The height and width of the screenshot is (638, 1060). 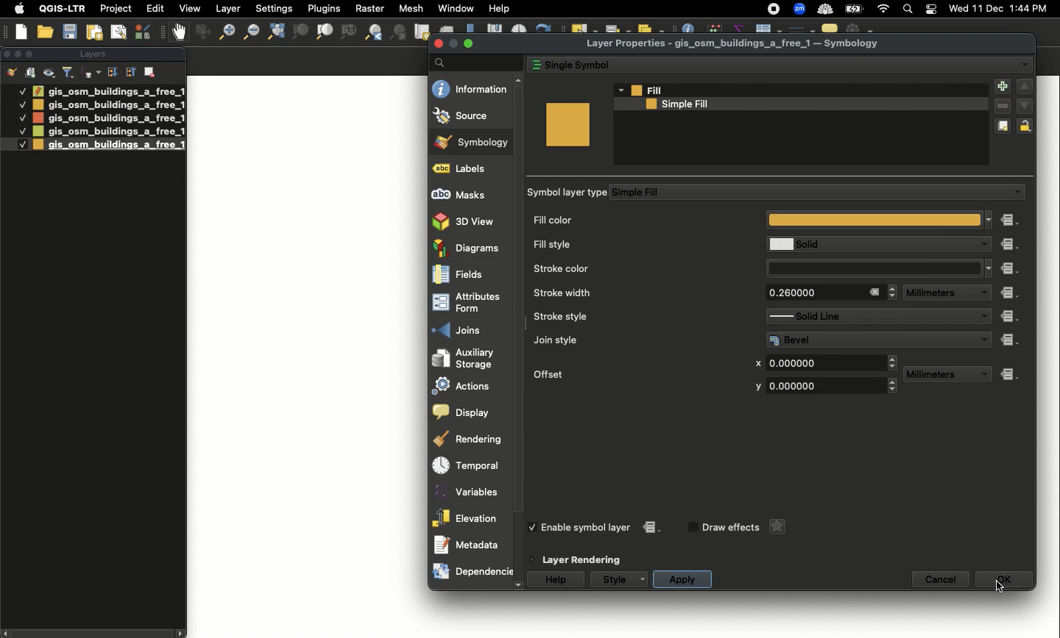 I want to click on Zoom full, so click(x=275, y=32).